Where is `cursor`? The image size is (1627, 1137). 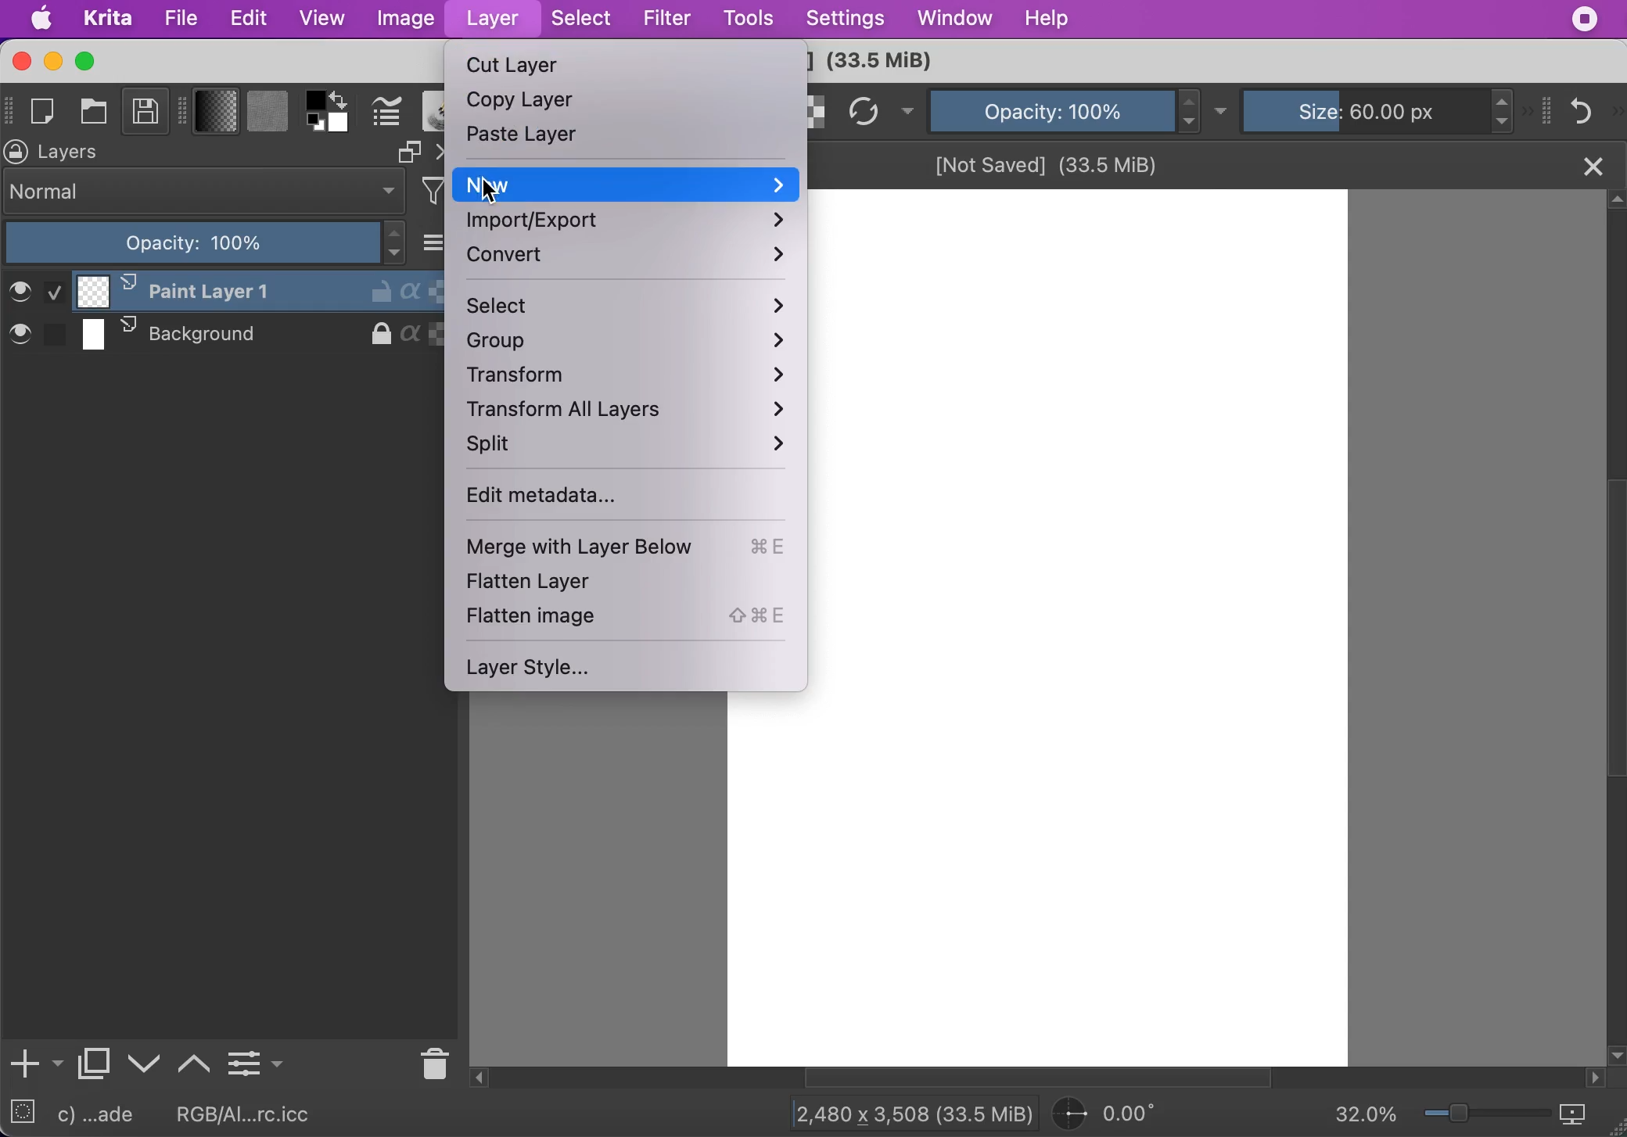
cursor is located at coordinates (487, 193).